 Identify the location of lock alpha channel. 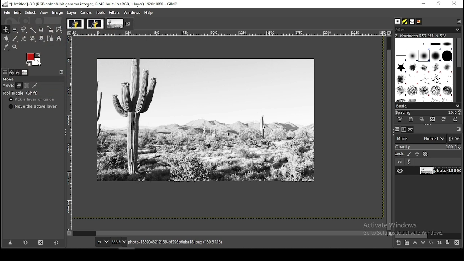
(426, 154).